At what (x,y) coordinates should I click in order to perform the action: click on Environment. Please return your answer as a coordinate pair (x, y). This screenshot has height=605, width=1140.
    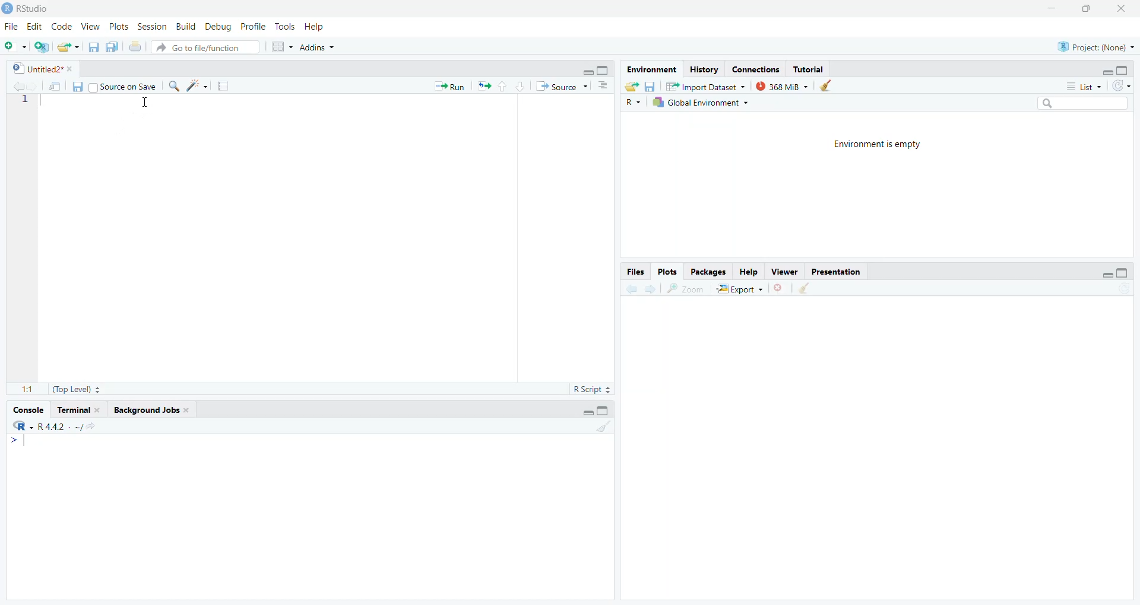
    Looking at the image, I should click on (651, 68).